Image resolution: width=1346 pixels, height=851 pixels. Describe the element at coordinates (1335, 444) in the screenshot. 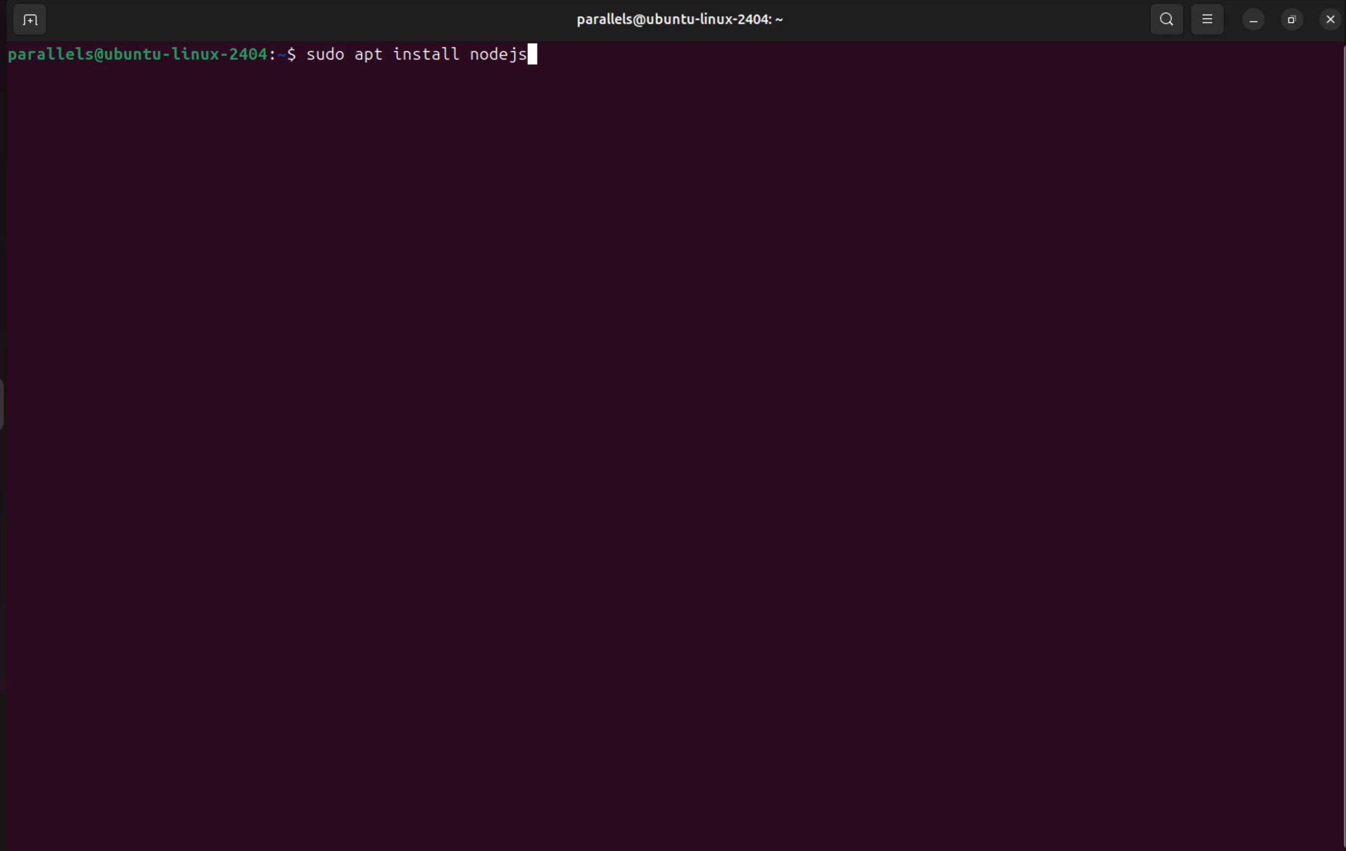

I see `Scroll bar` at that location.